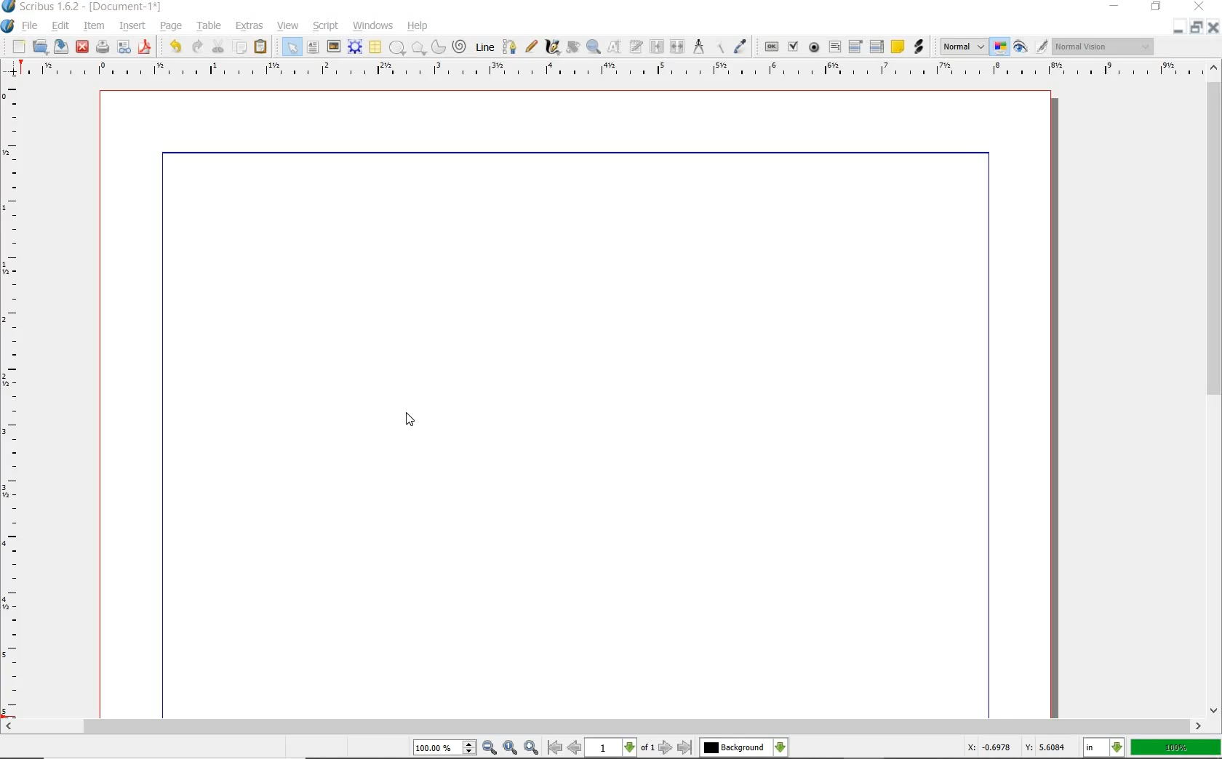 The height and width of the screenshot is (759, 1222). What do you see at coordinates (878, 47) in the screenshot?
I see `PDF LIST BOX` at bounding box center [878, 47].